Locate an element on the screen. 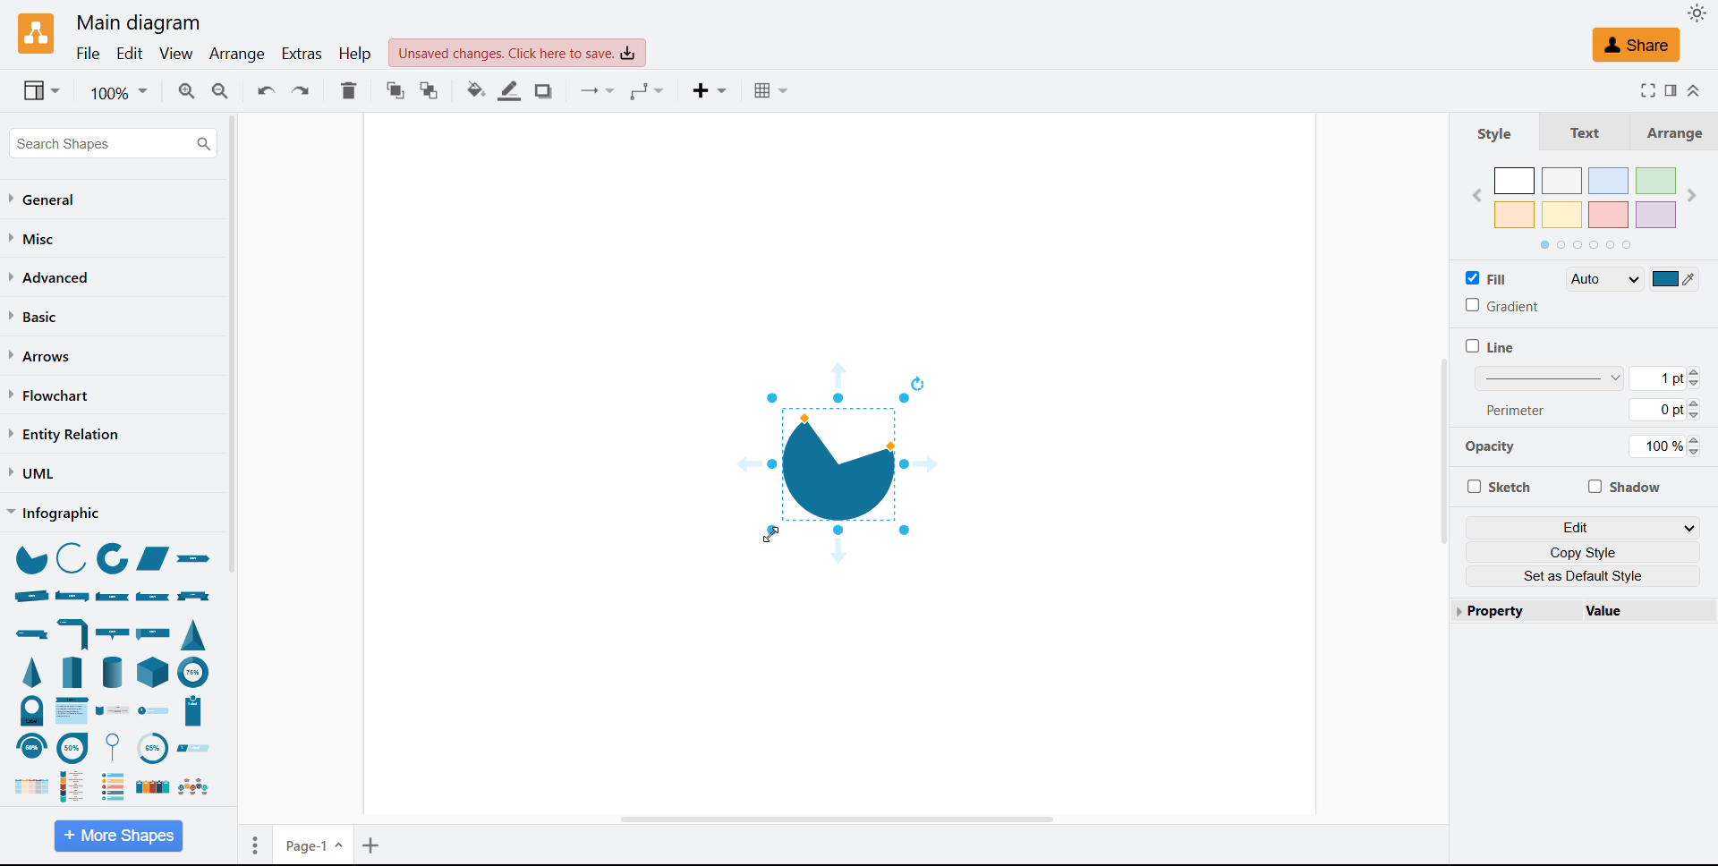 This screenshot has width=1718, height=866. Format  is located at coordinates (1670, 89).